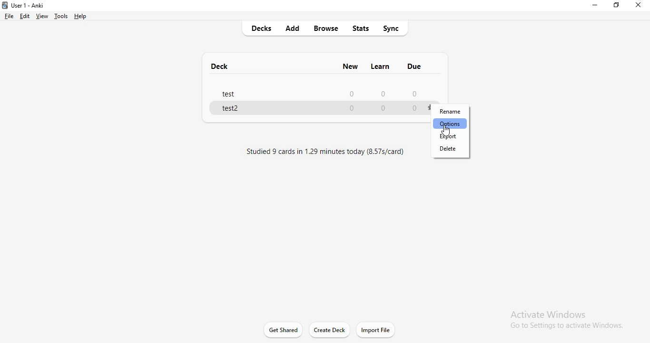 This screenshot has width=650, height=343. I want to click on export, so click(446, 136).